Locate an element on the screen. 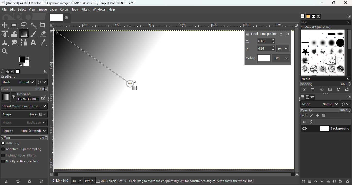  Open the document history dialog is located at coordinates (319, 16).